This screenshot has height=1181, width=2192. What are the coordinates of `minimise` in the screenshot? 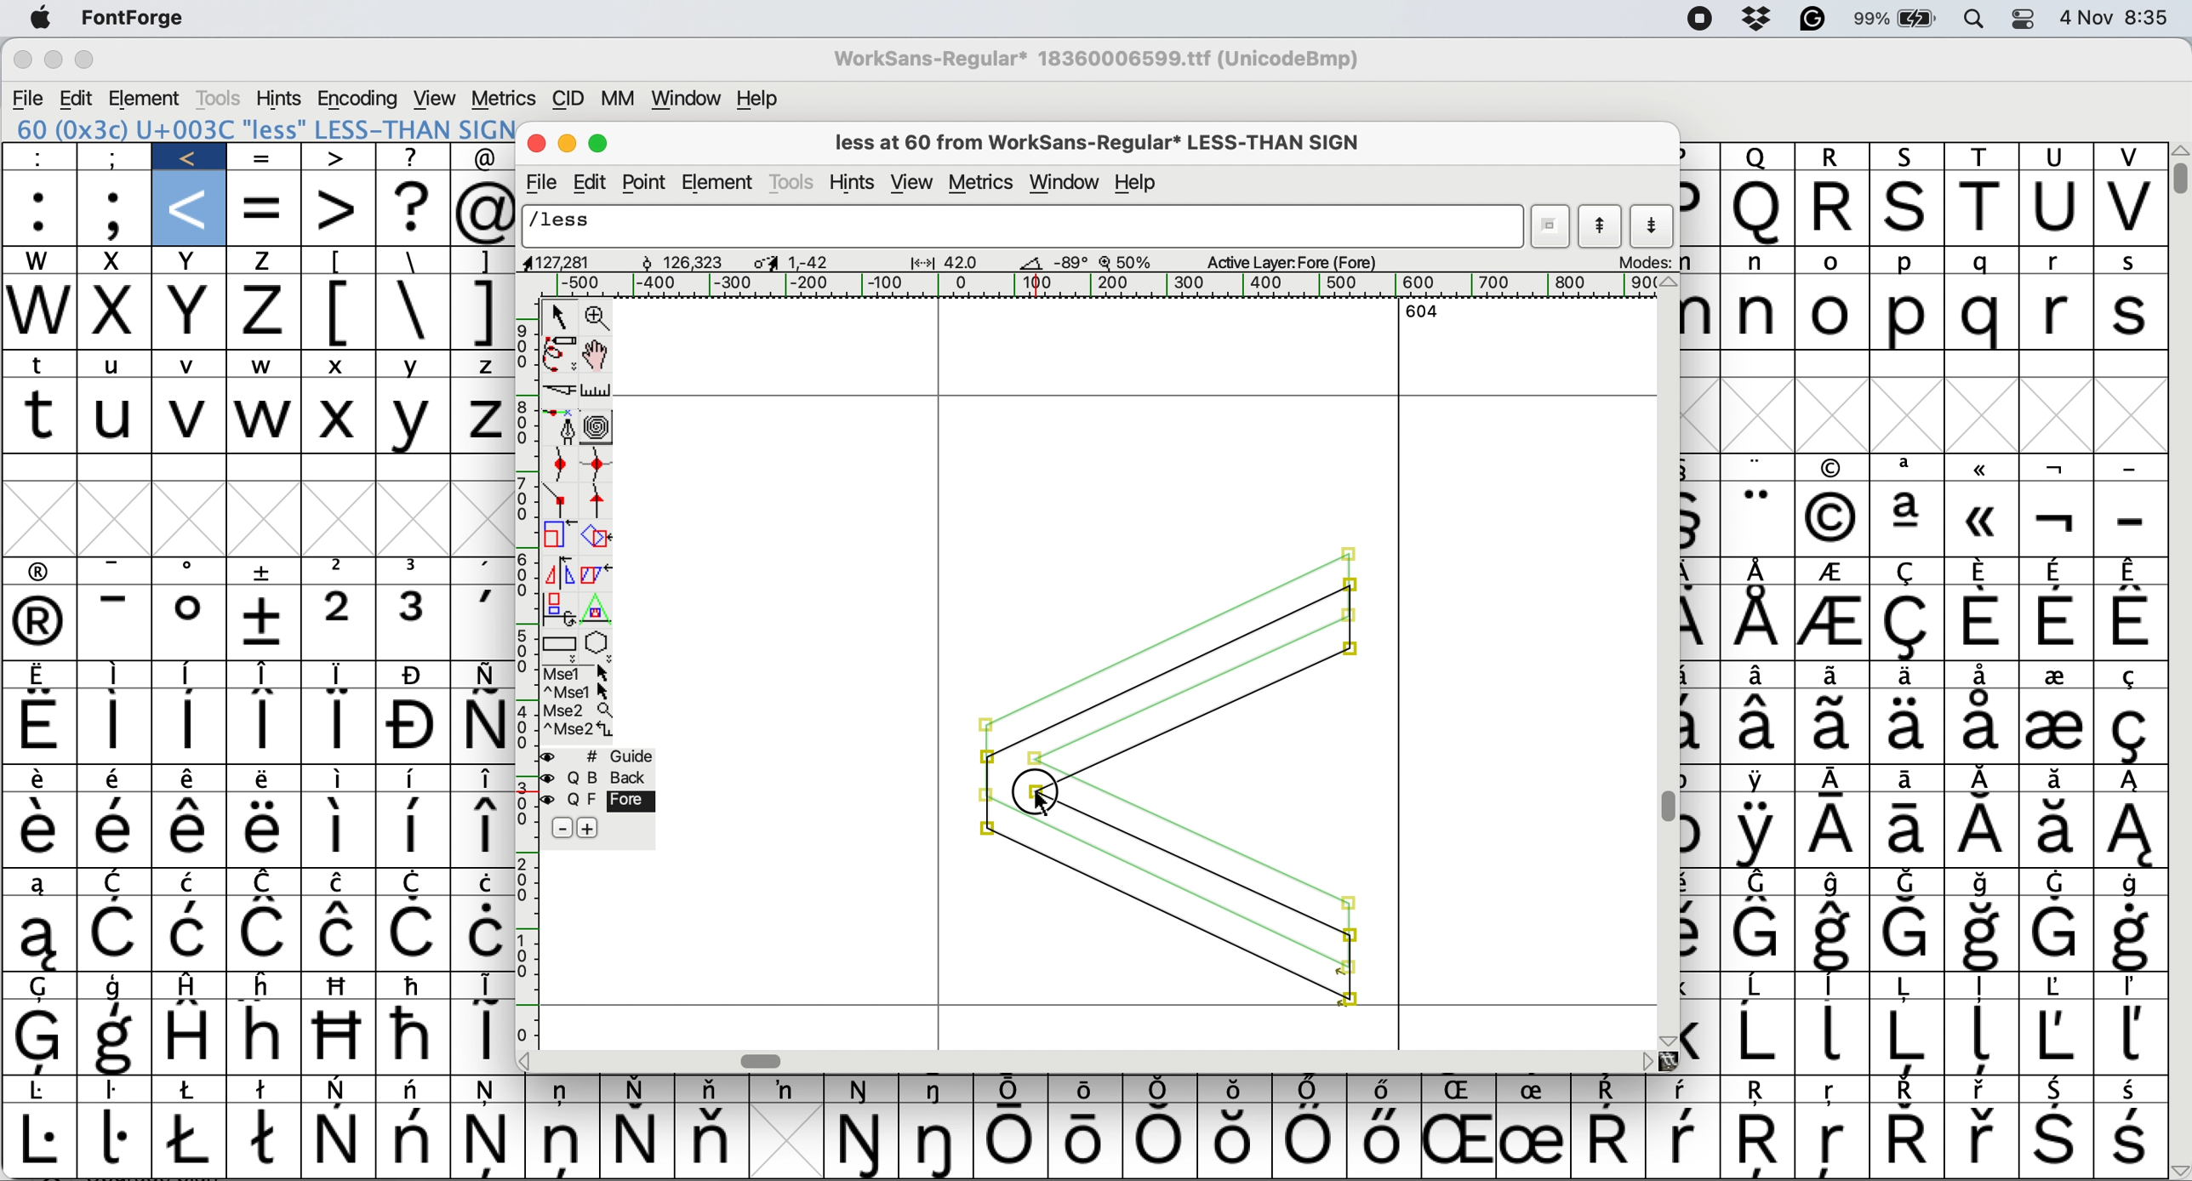 It's located at (568, 146).